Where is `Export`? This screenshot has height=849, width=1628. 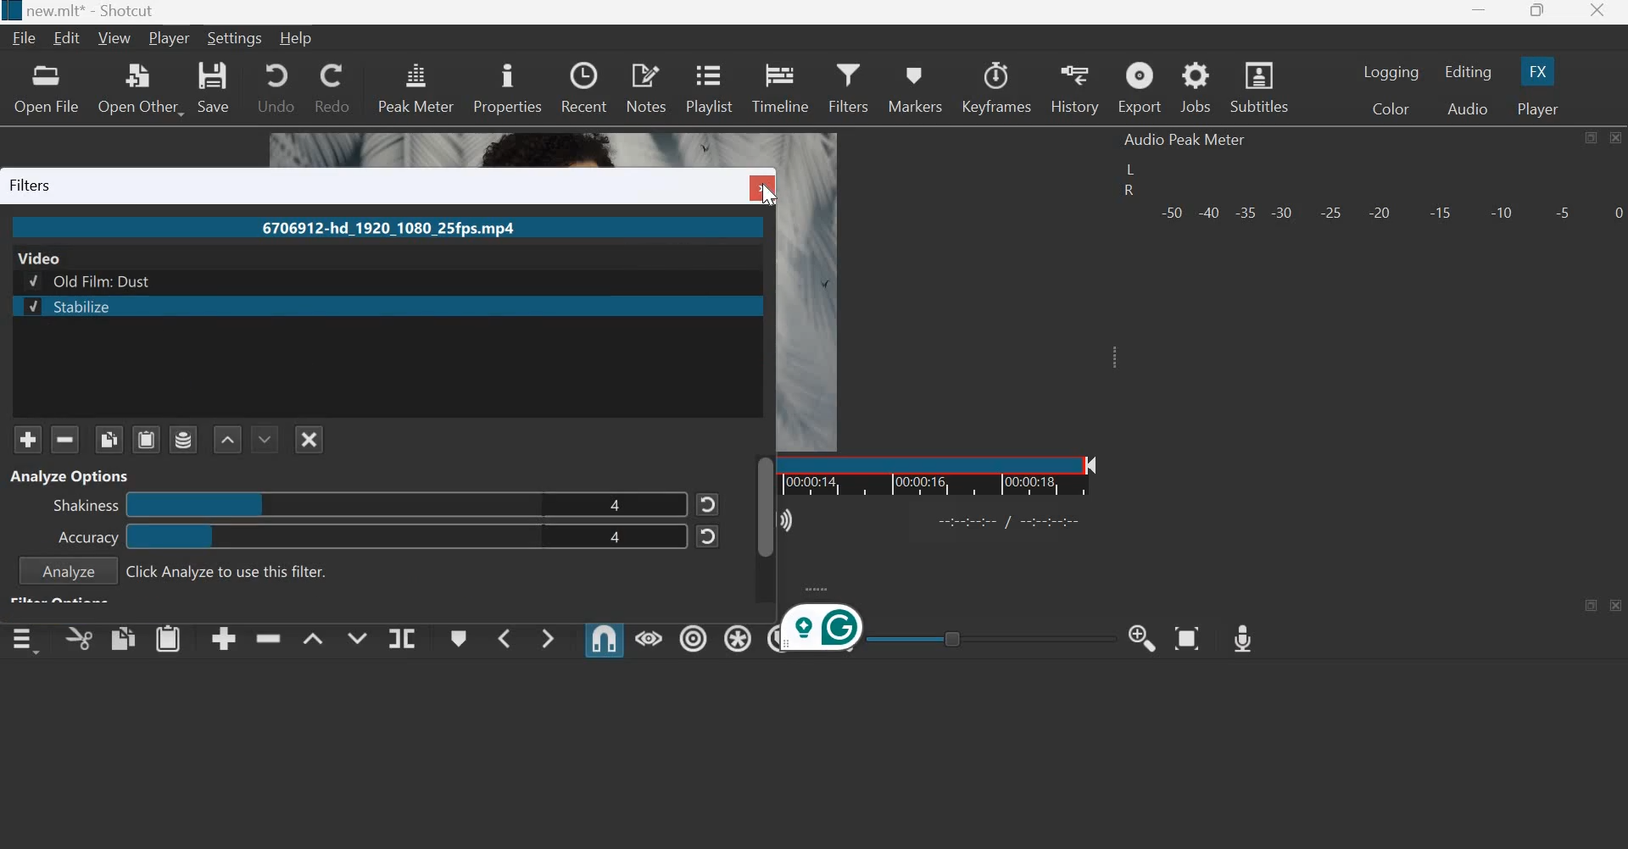
Export is located at coordinates (1140, 87).